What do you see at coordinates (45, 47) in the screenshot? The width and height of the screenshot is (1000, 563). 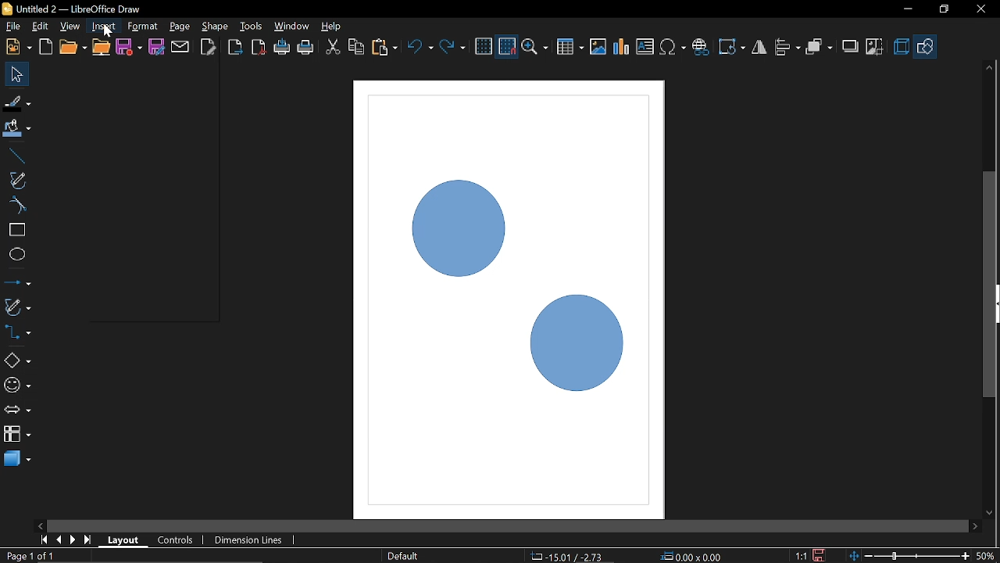 I see `Open template manager` at bounding box center [45, 47].